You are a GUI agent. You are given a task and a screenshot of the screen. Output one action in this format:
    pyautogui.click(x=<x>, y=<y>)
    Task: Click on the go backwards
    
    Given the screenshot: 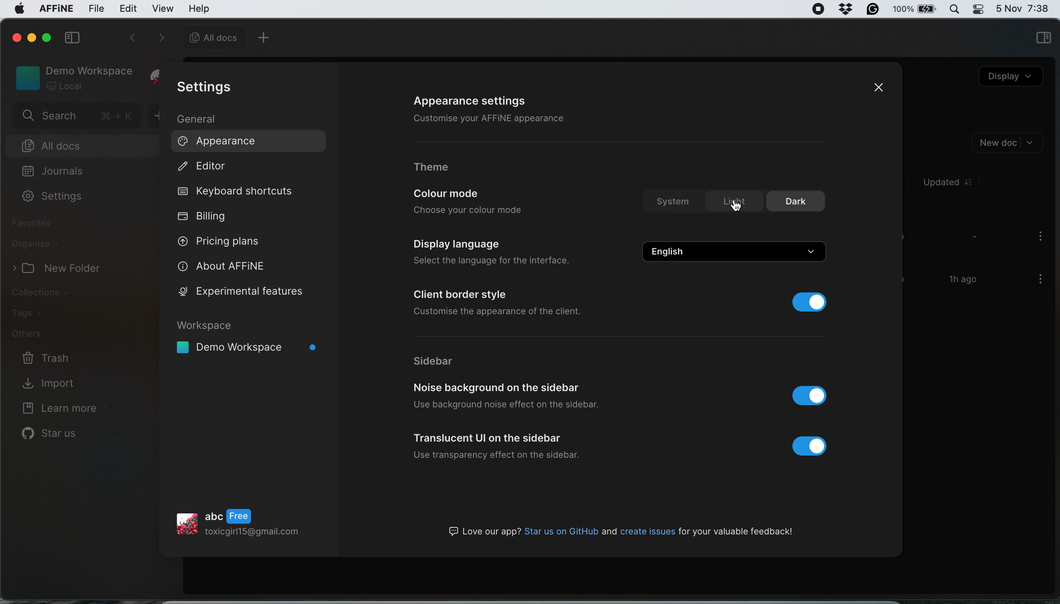 What is the action you would take?
    pyautogui.click(x=132, y=39)
    